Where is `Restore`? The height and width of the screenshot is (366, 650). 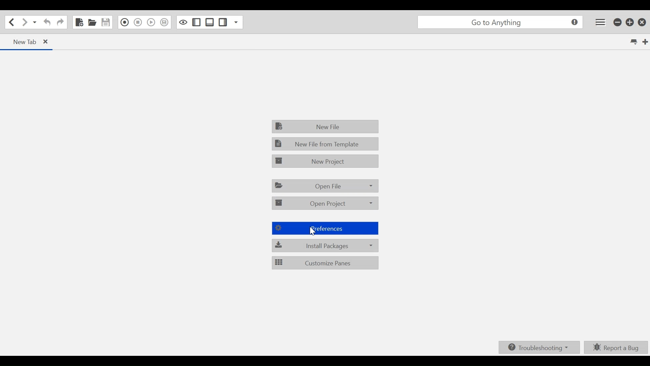 Restore is located at coordinates (630, 22).